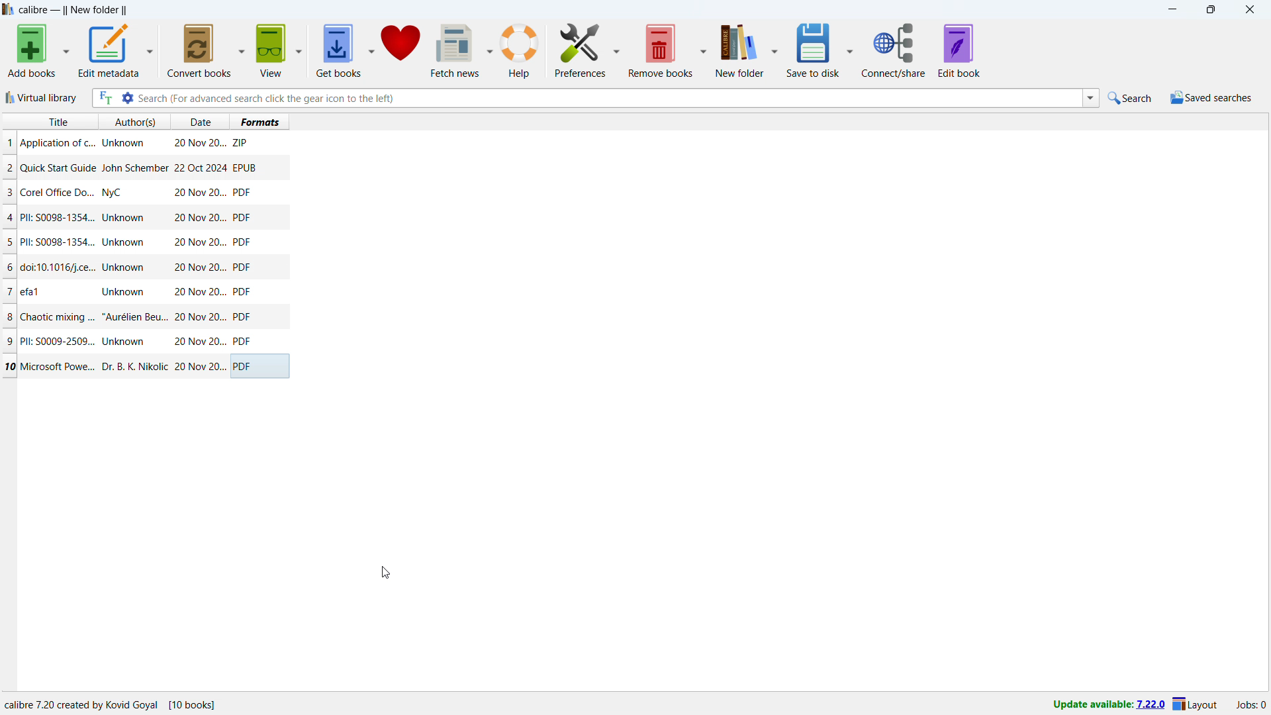 The image size is (1271, 715). What do you see at coordinates (151, 50) in the screenshot?
I see `edit metadata options` at bounding box center [151, 50].